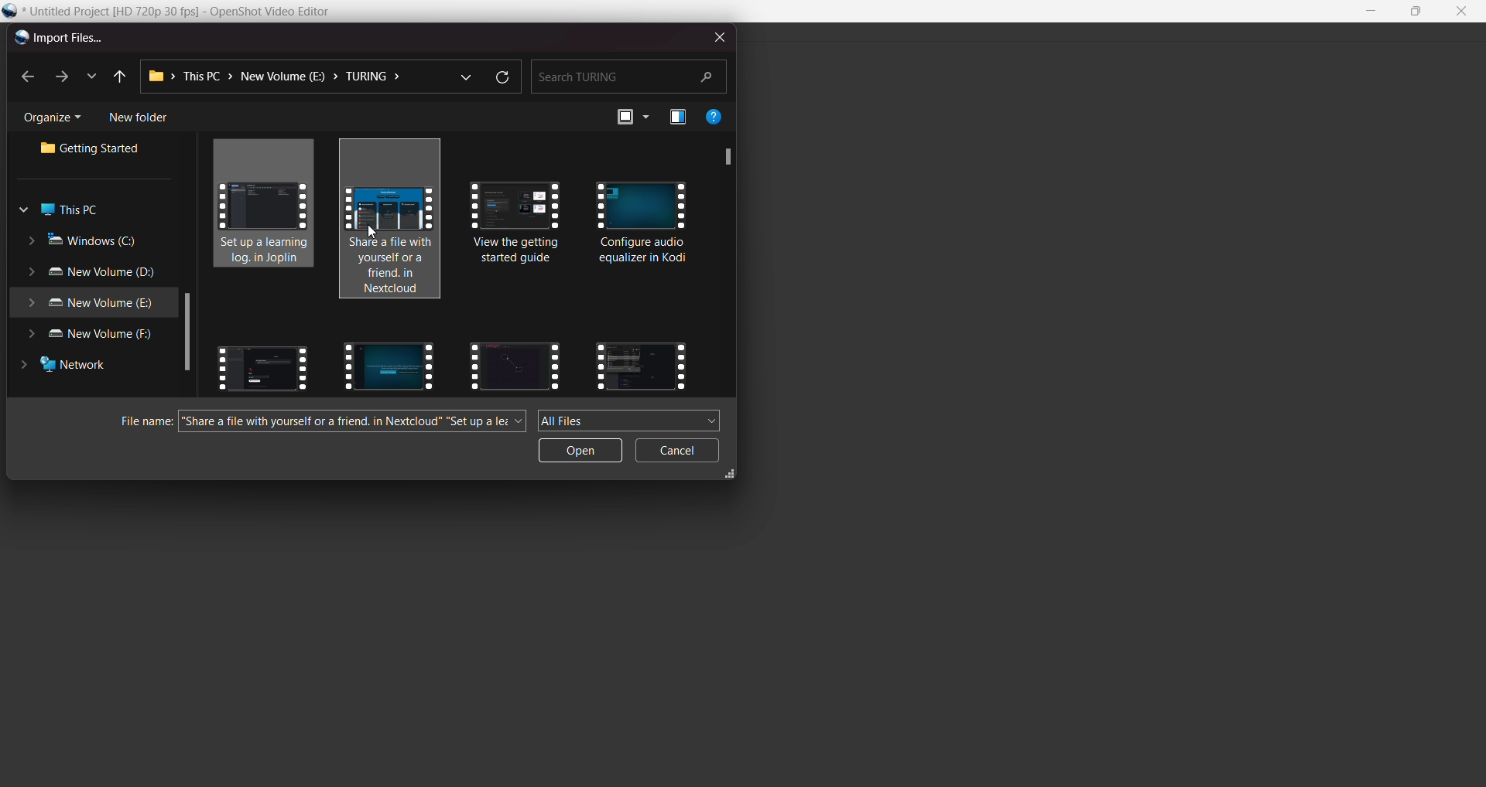 The height and width of the screenshot is (787, 1486). I want to click on new volume d, so click(95, 274).